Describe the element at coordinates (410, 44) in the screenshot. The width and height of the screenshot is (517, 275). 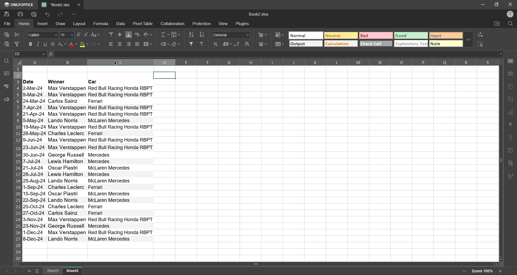
I see `explanatory text` at that location.